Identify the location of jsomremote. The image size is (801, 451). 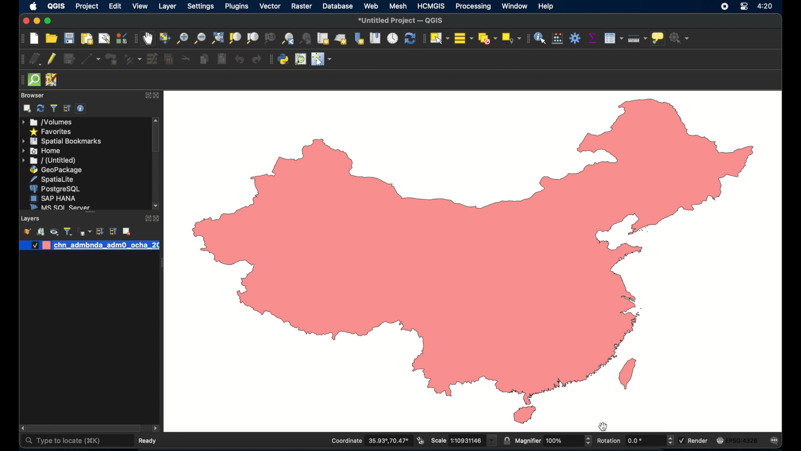
(51, 80).